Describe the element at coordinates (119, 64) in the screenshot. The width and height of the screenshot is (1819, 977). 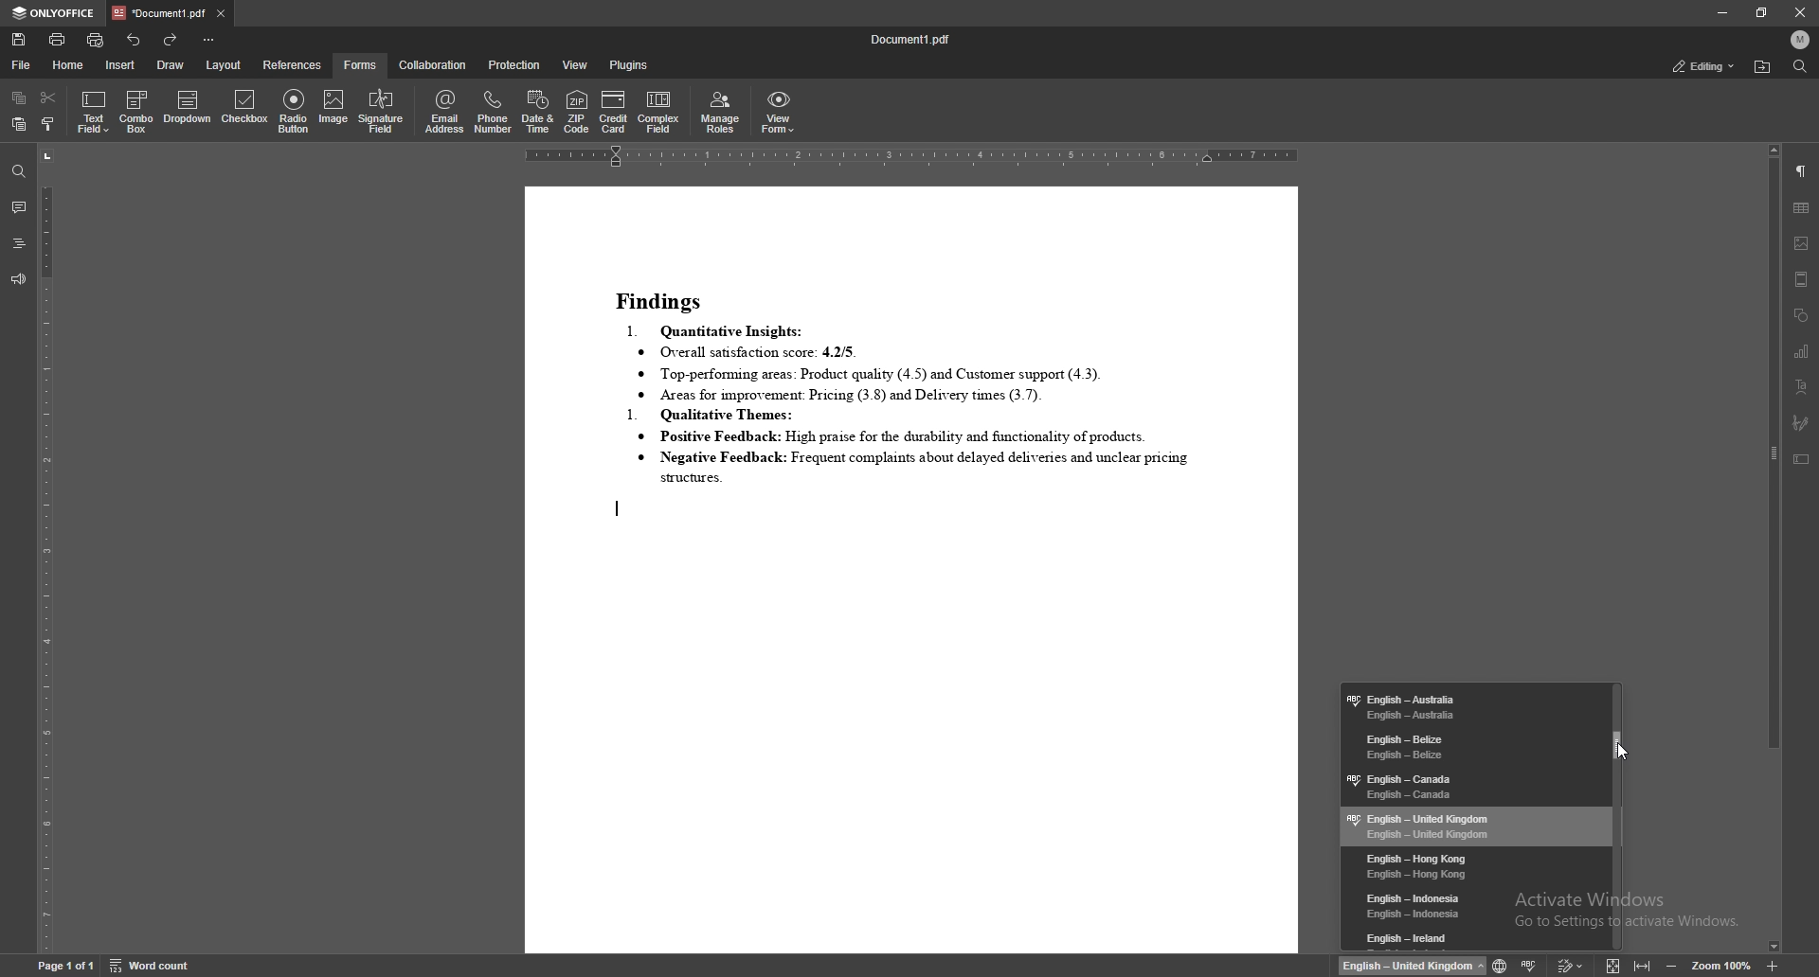
I see `insert` at that location.